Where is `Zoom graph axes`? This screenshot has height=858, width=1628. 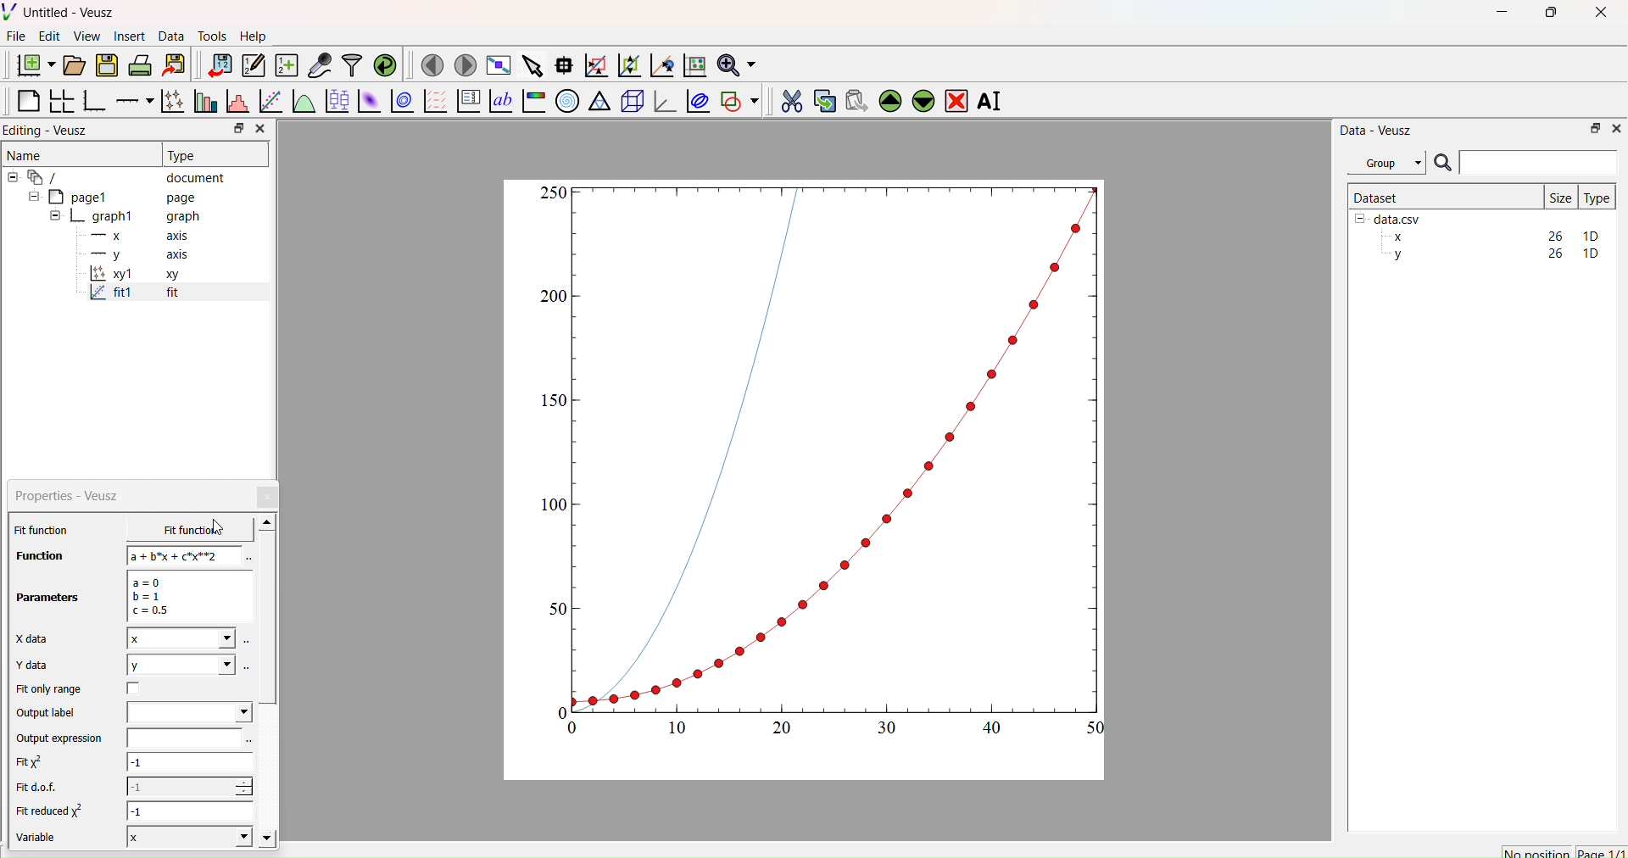 Zoom graph axes is located at coordinates (595, 65).